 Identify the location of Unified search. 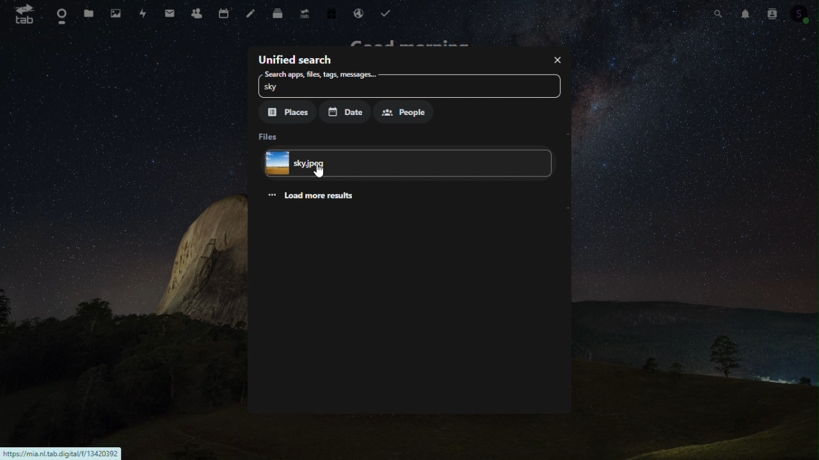
(296, 58).